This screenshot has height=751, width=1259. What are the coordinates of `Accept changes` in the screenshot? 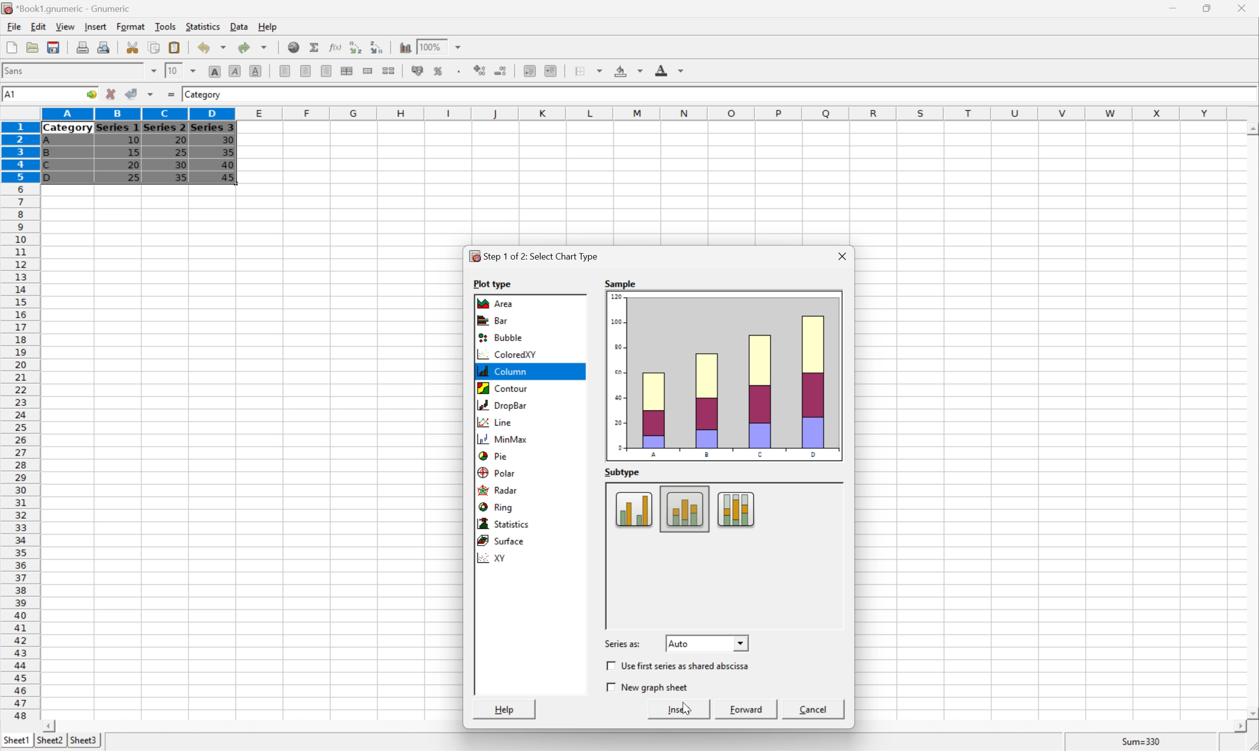 It's located at (130, 93).